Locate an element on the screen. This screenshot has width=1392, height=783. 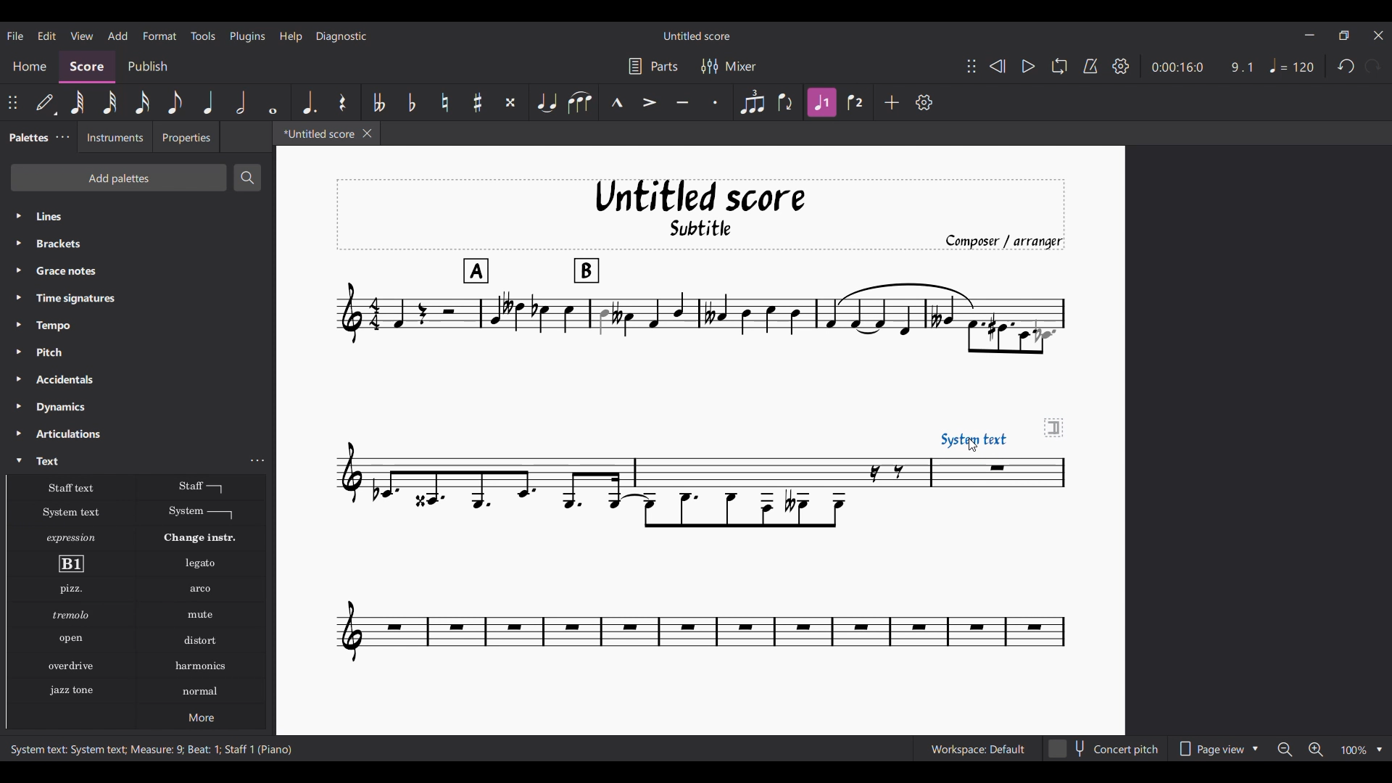
Voice 2 is located at coordinates (855, 102).